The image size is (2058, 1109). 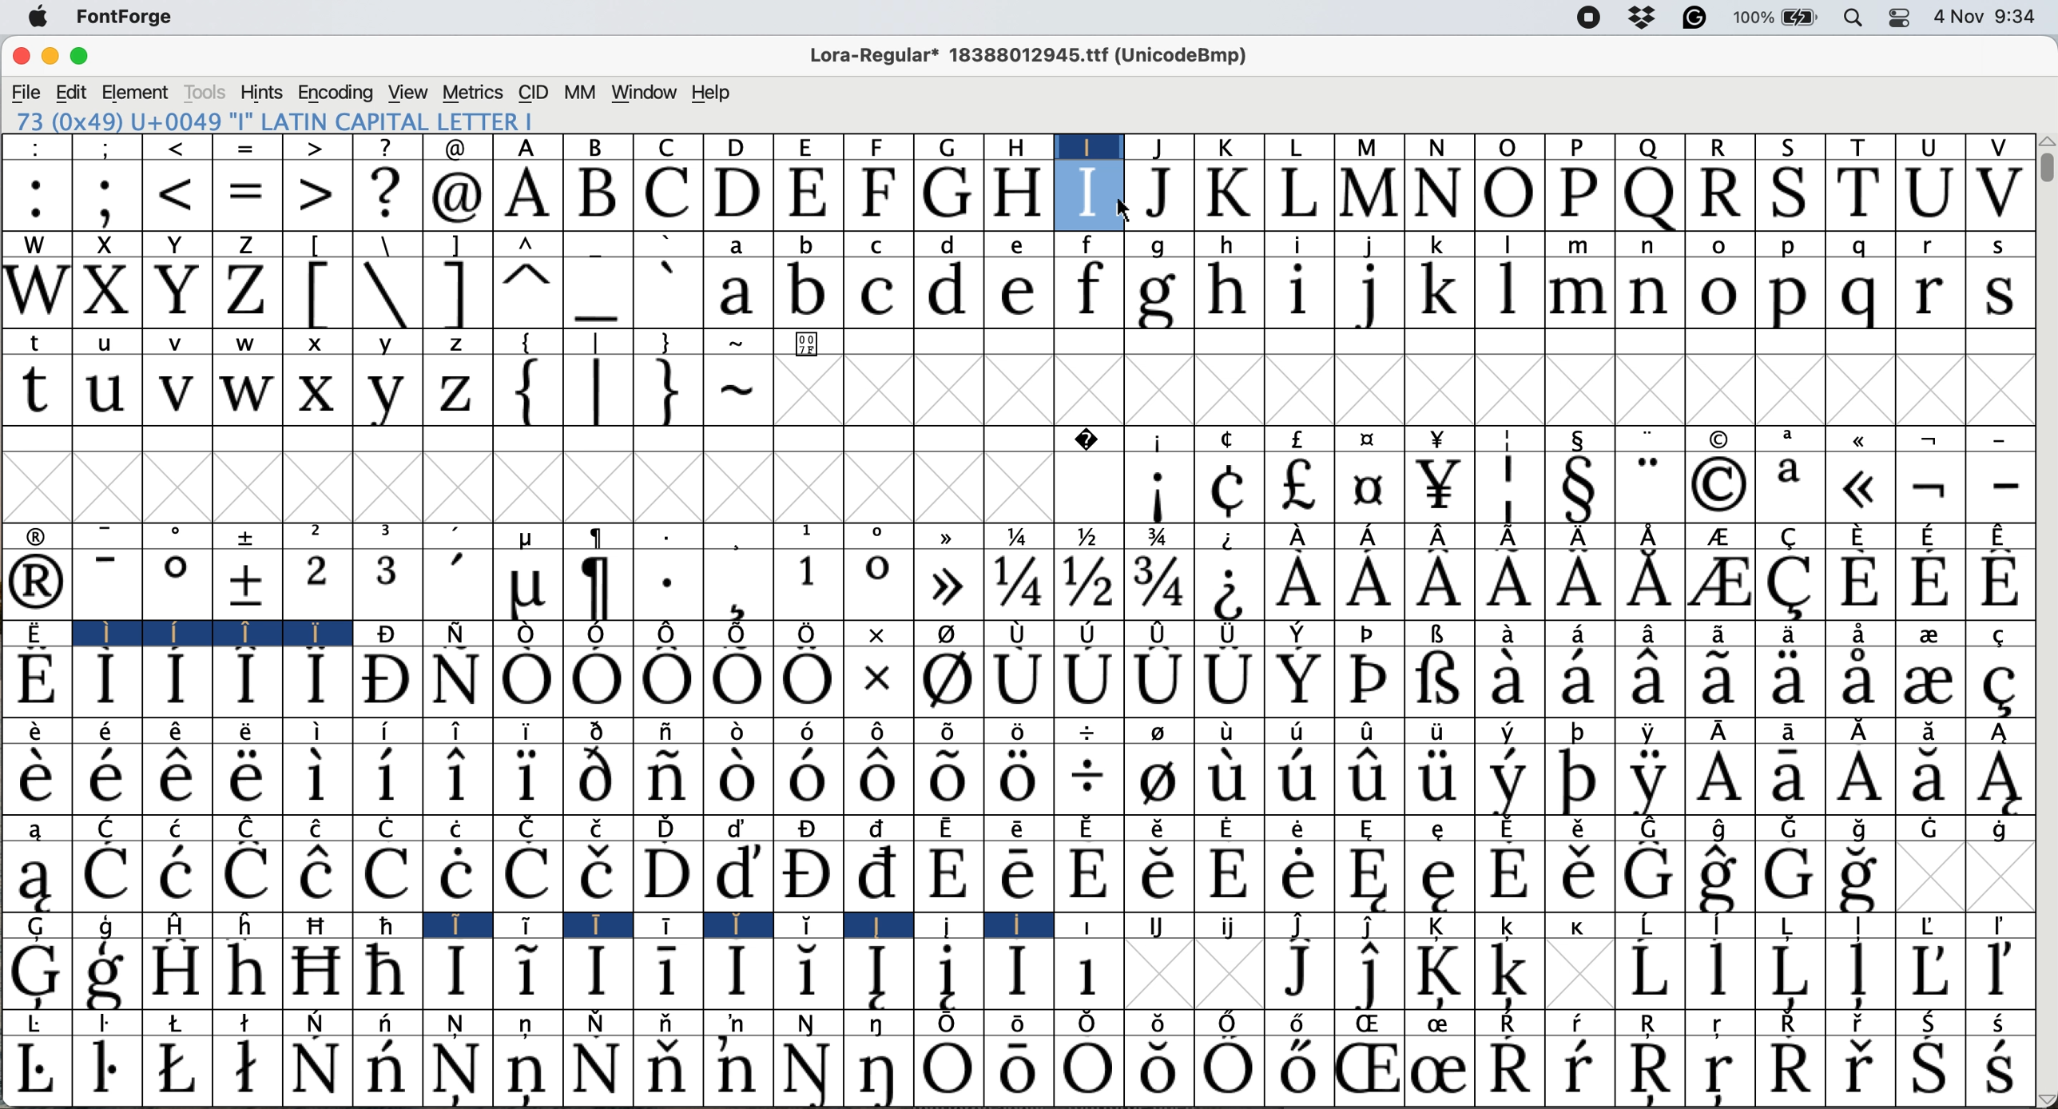 I want to click on Symbol, so click(x=246, y=972).